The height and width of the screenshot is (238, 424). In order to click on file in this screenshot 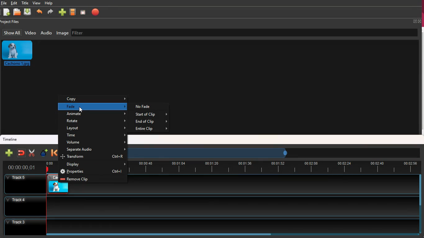, I will do `click(4, 3)`.